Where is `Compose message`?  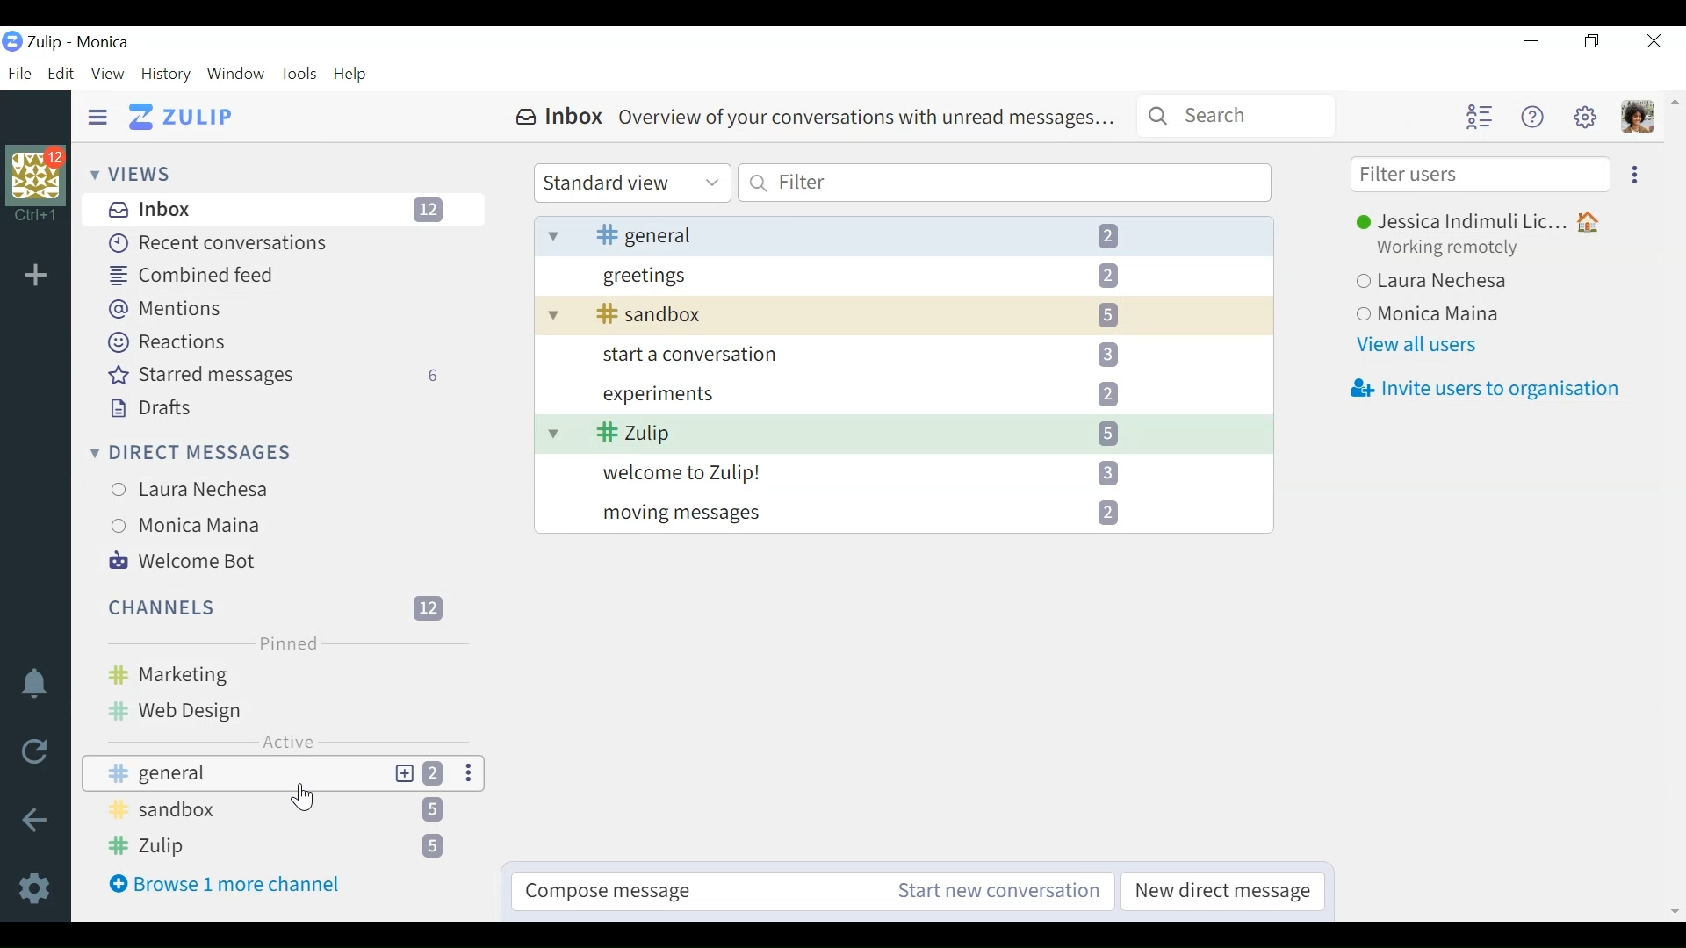
Compose message is located at coordinates (702, 891).